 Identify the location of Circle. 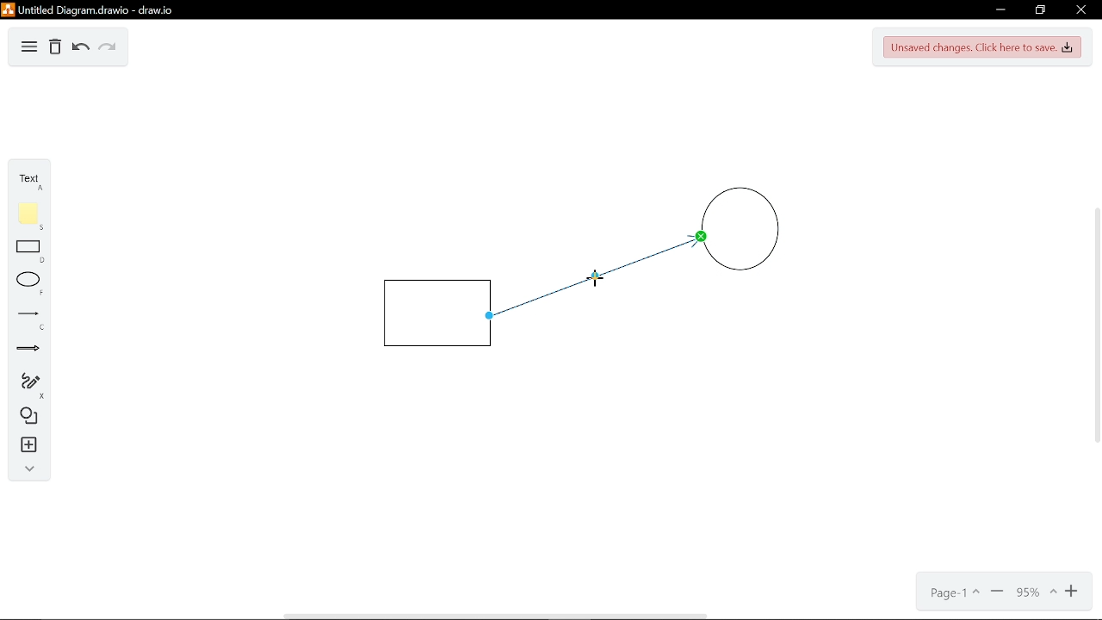
(740, 235).